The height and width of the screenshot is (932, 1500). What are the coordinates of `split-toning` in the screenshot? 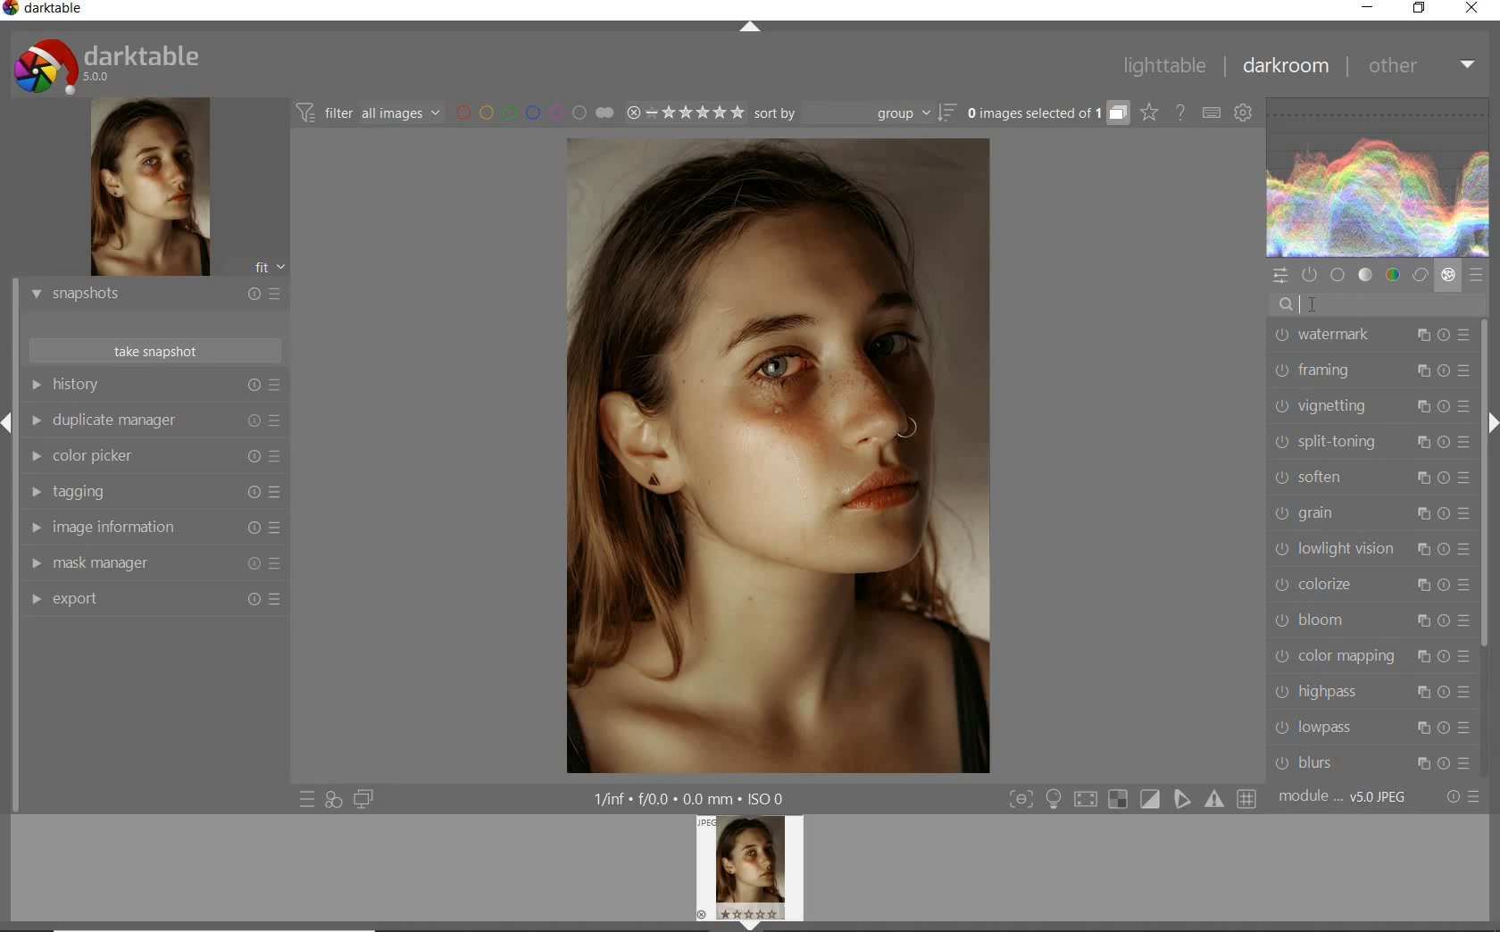 It's located at (1370, 440).